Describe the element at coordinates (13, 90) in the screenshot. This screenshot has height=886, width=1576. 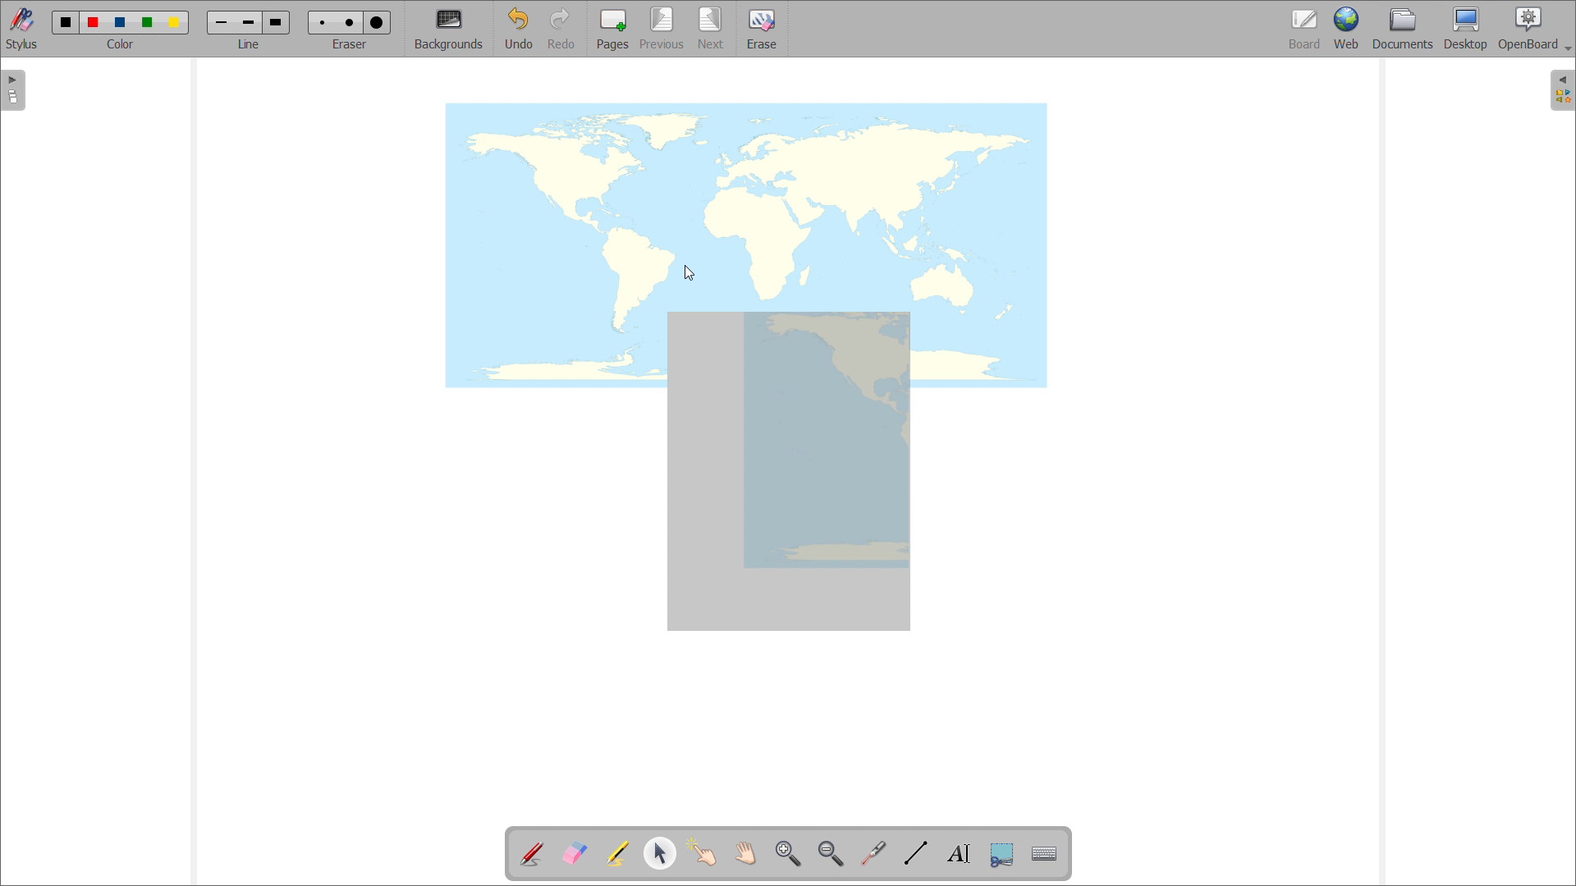
I see `open pages view` at that location.